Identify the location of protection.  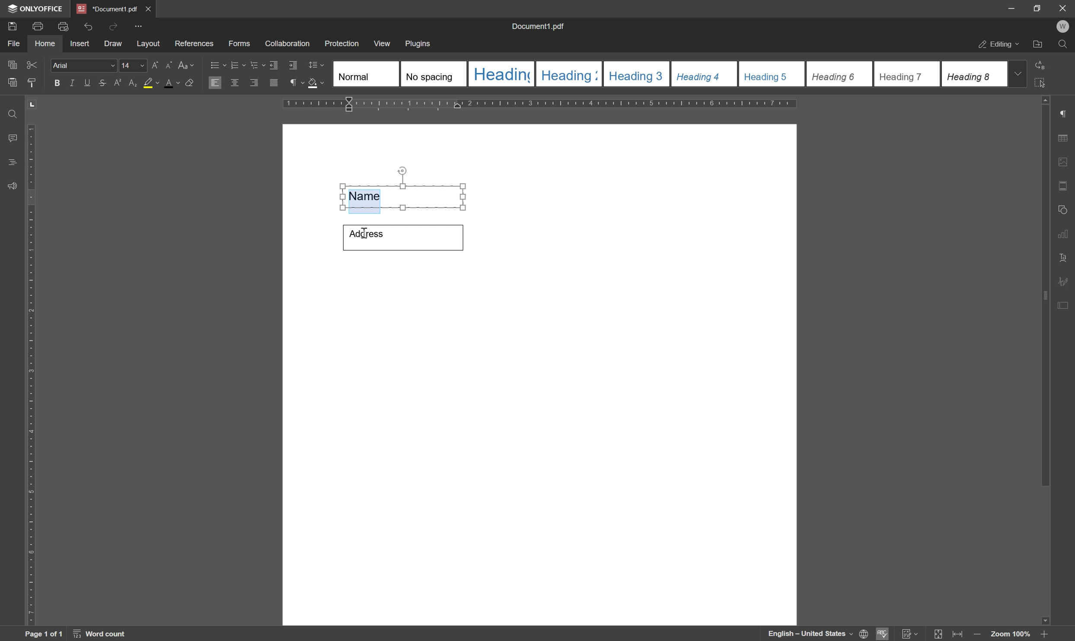
(342, 43).